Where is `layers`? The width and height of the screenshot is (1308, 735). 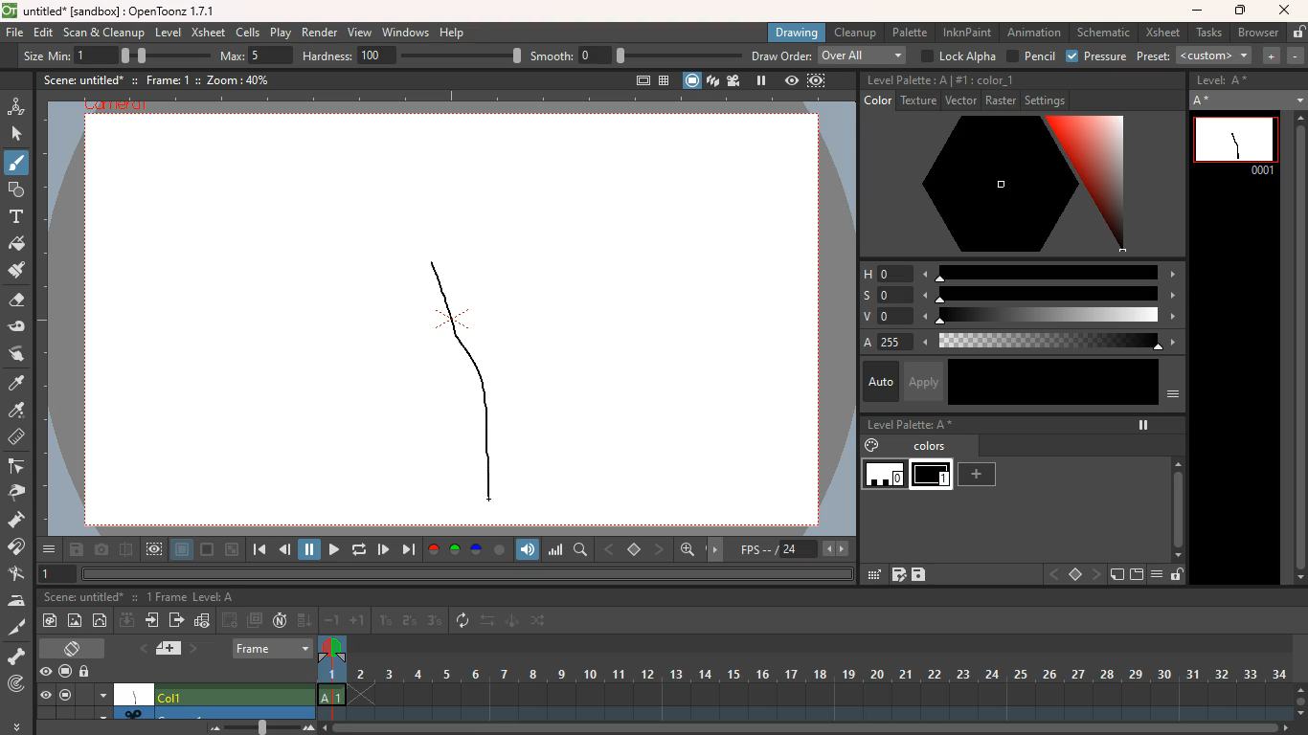 layers is located at coordinates (712, 82).